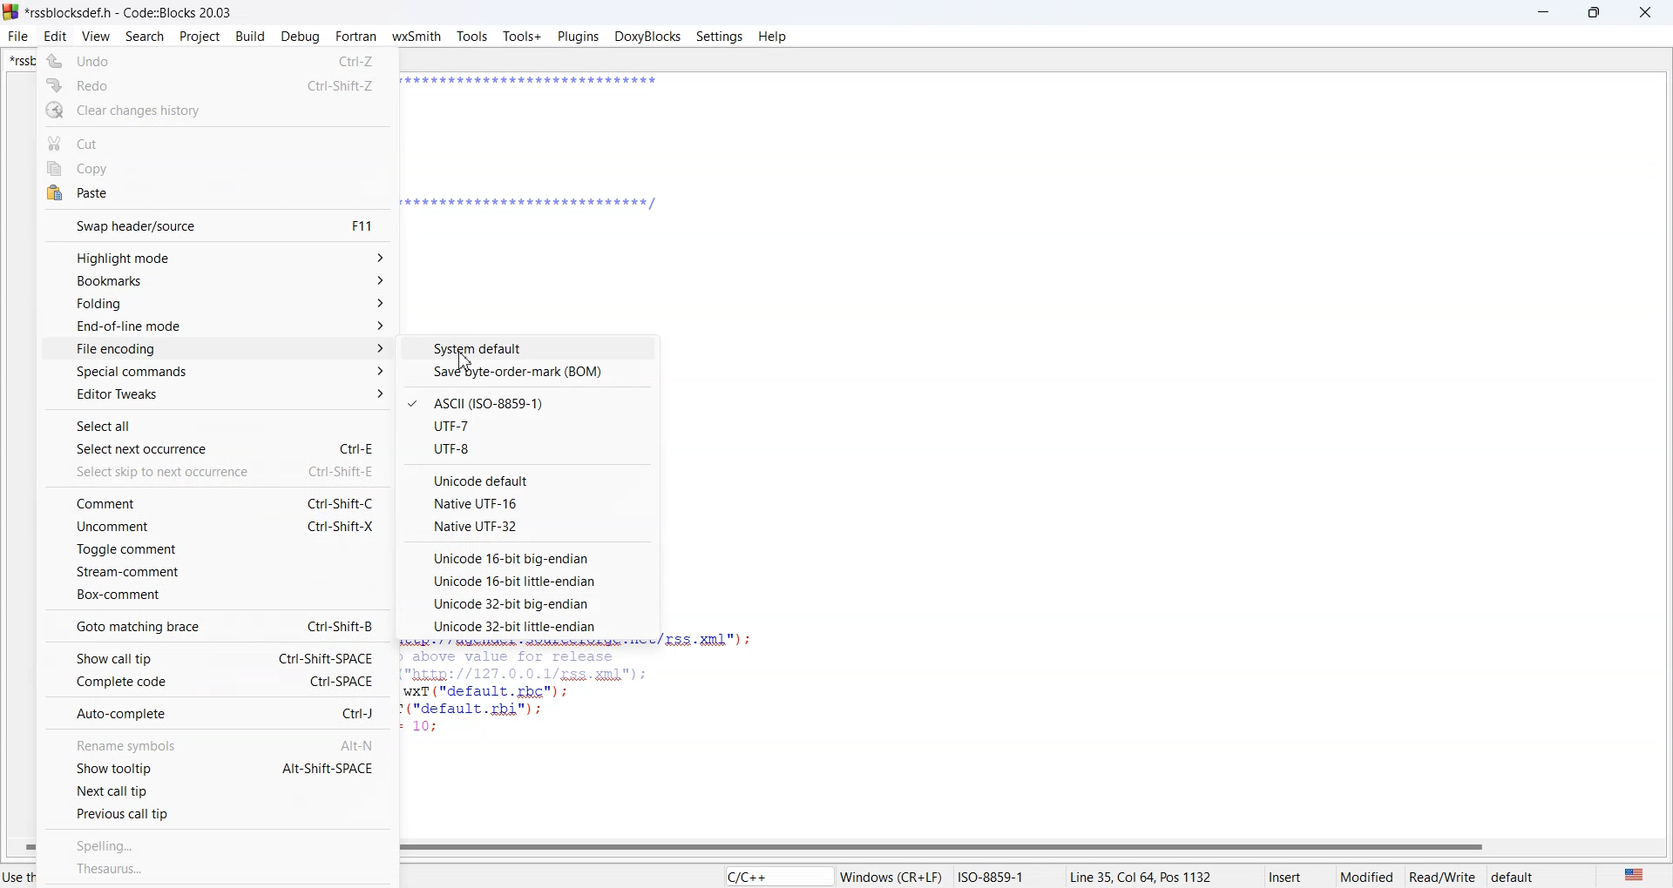 The image size is (1673, 888). I want to click on File Encoding, so click(220, 348).